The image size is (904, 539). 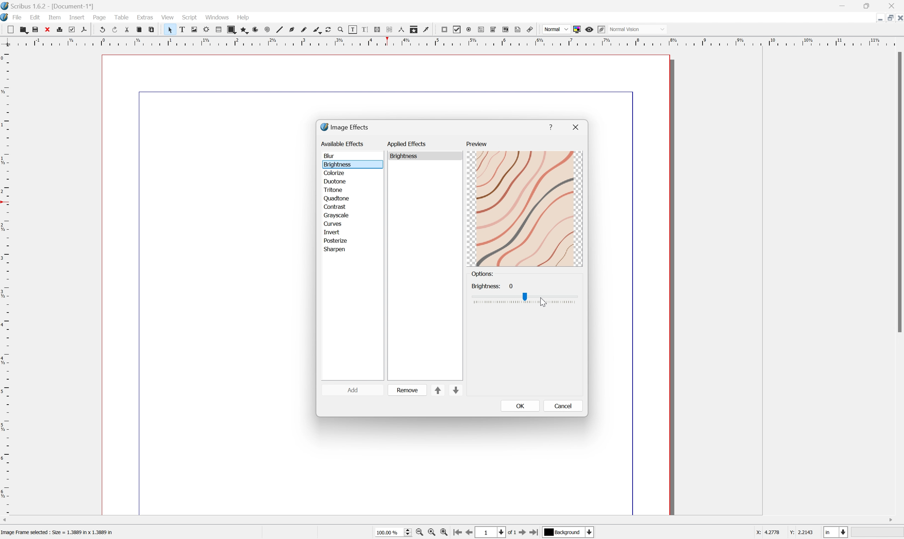 I want to click on New, so click(x=8, y=28).